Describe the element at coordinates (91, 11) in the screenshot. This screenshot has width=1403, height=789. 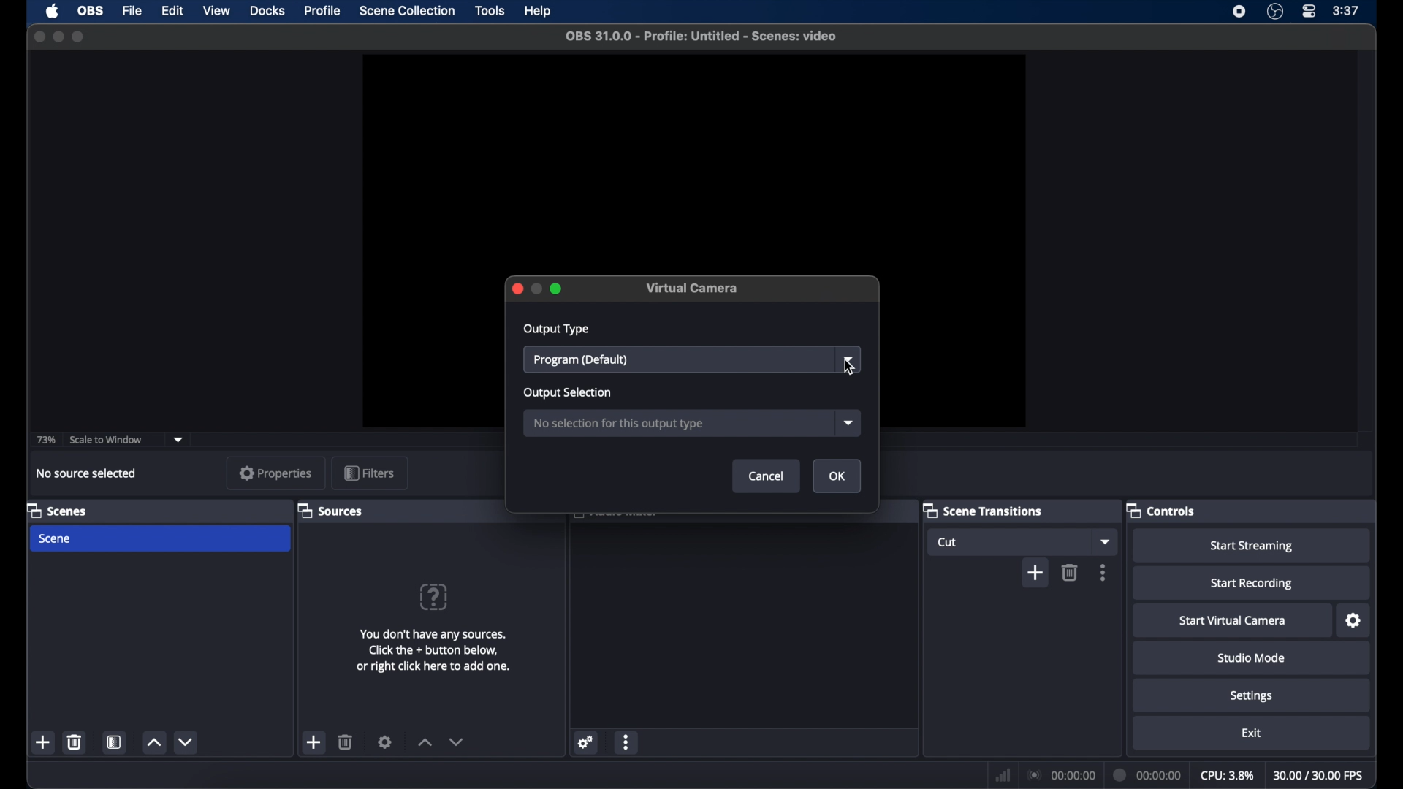
I see `obs` at that location.